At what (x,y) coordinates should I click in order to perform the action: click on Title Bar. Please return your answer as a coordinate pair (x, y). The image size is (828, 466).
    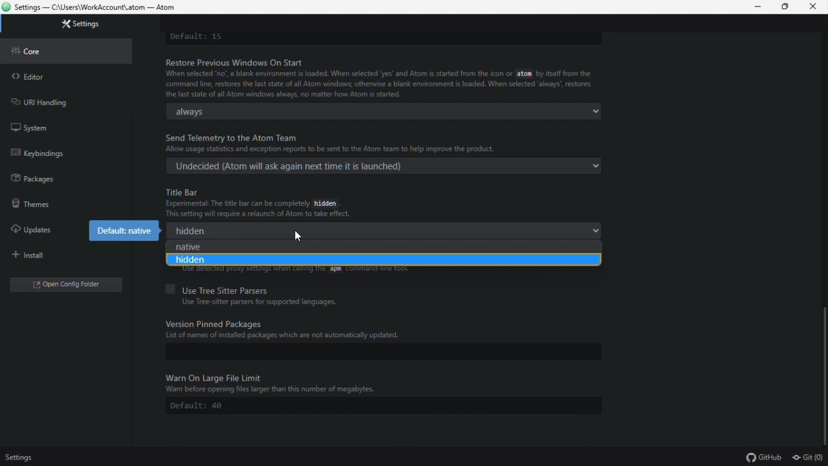
    Looking at the image, I should click on (184, 192).